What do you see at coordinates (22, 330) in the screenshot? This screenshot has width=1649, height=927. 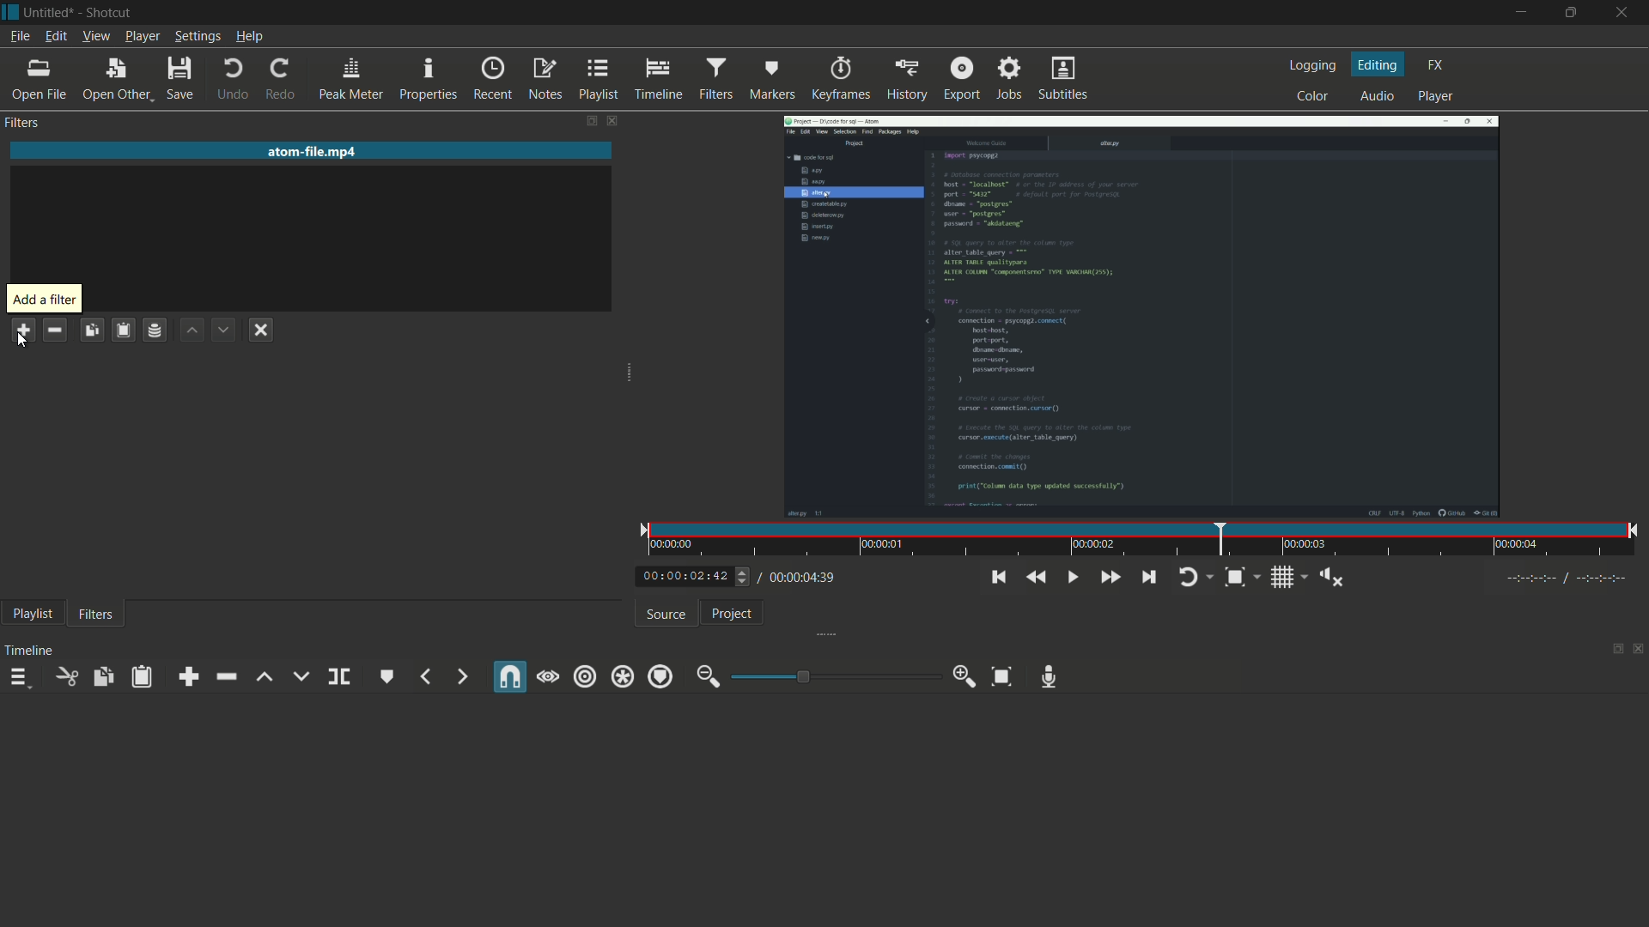 I see `add a filter` at bounding box center [22, 330].